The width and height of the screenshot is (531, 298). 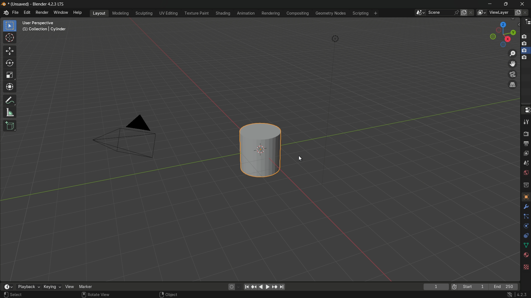 What do you see at coordinates (298, 14) in the screenshot?
I see `compositing` at bounding box center [298, 14].